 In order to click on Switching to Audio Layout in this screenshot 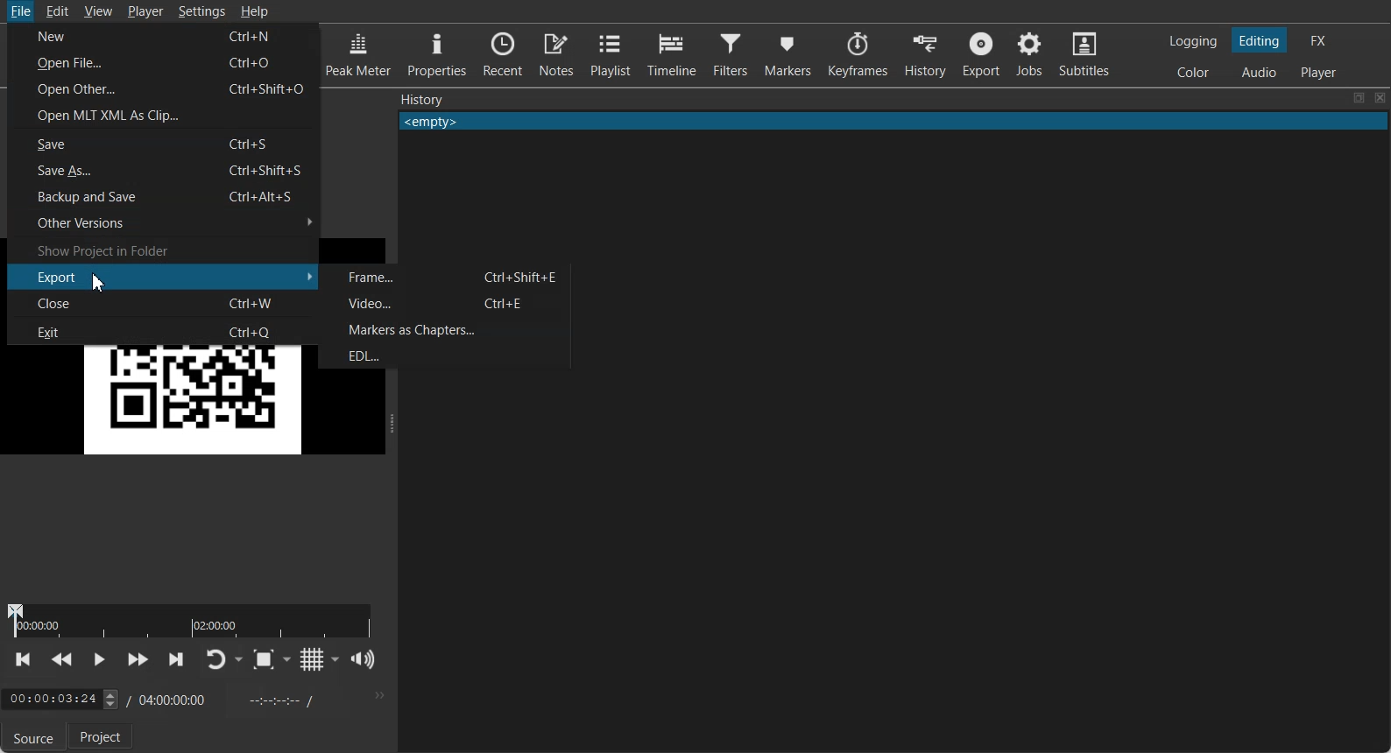, I will do `click(1260, 70)`.